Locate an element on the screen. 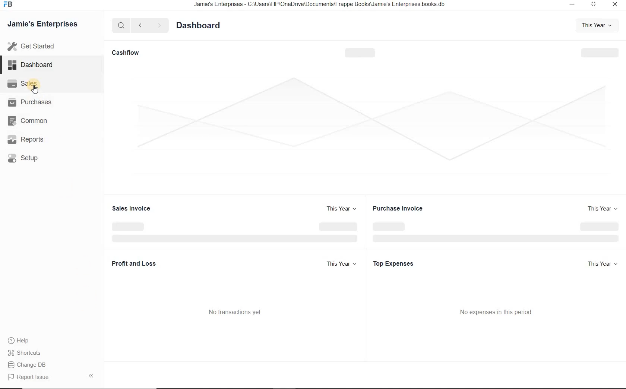 This screenshot has height=389, width=626. This Year + is located at coordinates (601, 264).